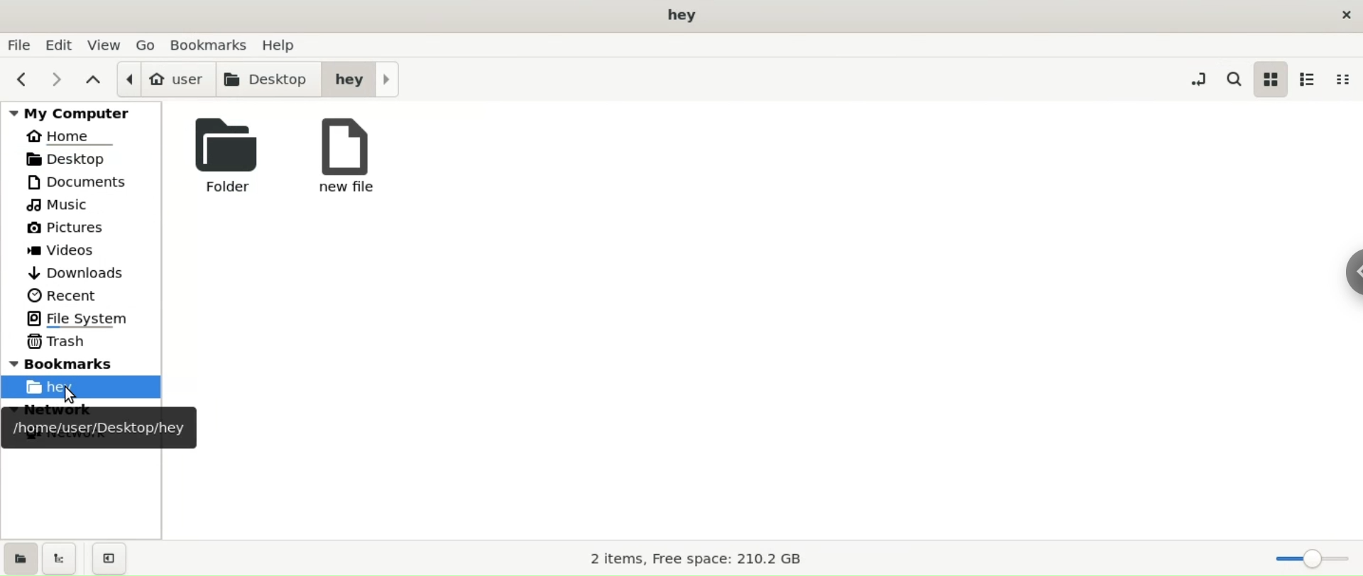 The image size is (1363, 576). What do you see at coordinates (84, 361) in the screenshot?
I see `bookmarks` at bounding box center [84, 361].